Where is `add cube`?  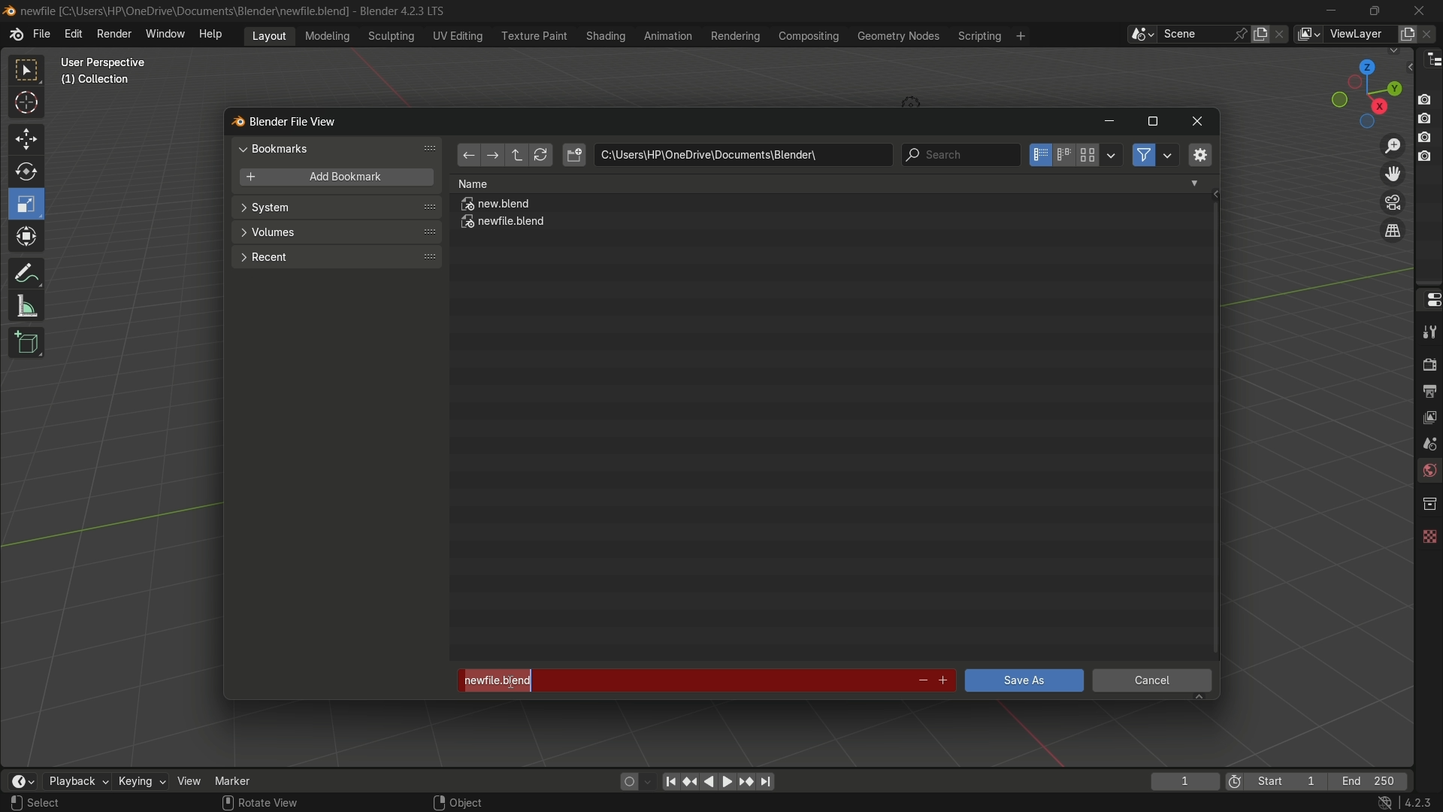
add cube is located at coordinates (24, 344).